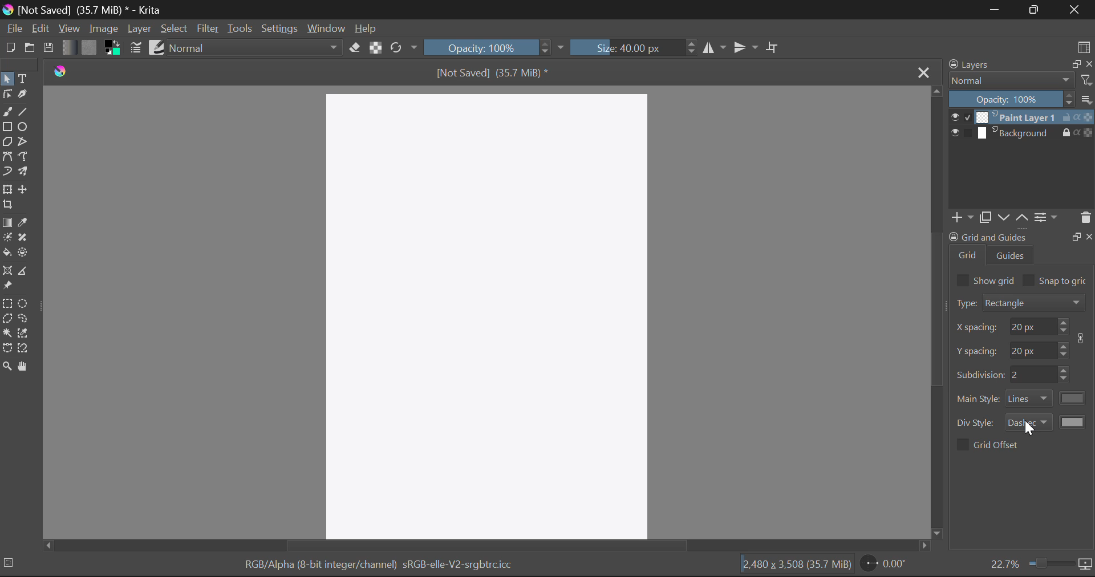 This screenshot has height=577, width=1095. What do you see at coordinates (10, 47) in the screenshot?
I see `New` at bounding box center [10, 47].